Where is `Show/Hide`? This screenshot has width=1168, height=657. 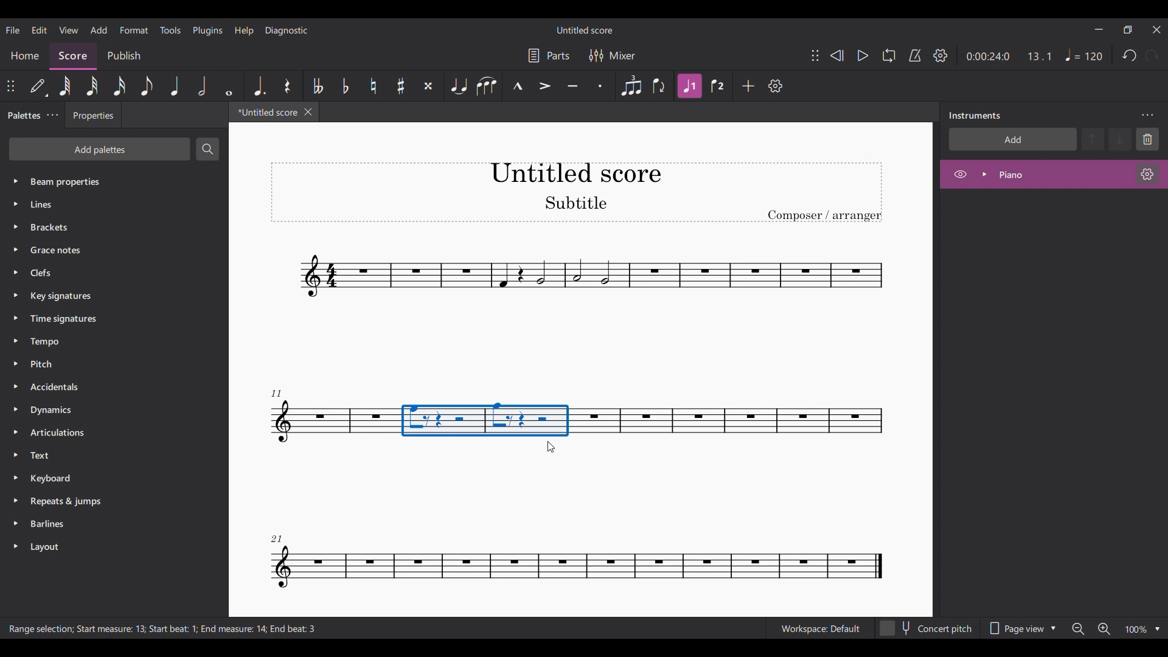
Show/Hide is located at coordinates (960, 175).